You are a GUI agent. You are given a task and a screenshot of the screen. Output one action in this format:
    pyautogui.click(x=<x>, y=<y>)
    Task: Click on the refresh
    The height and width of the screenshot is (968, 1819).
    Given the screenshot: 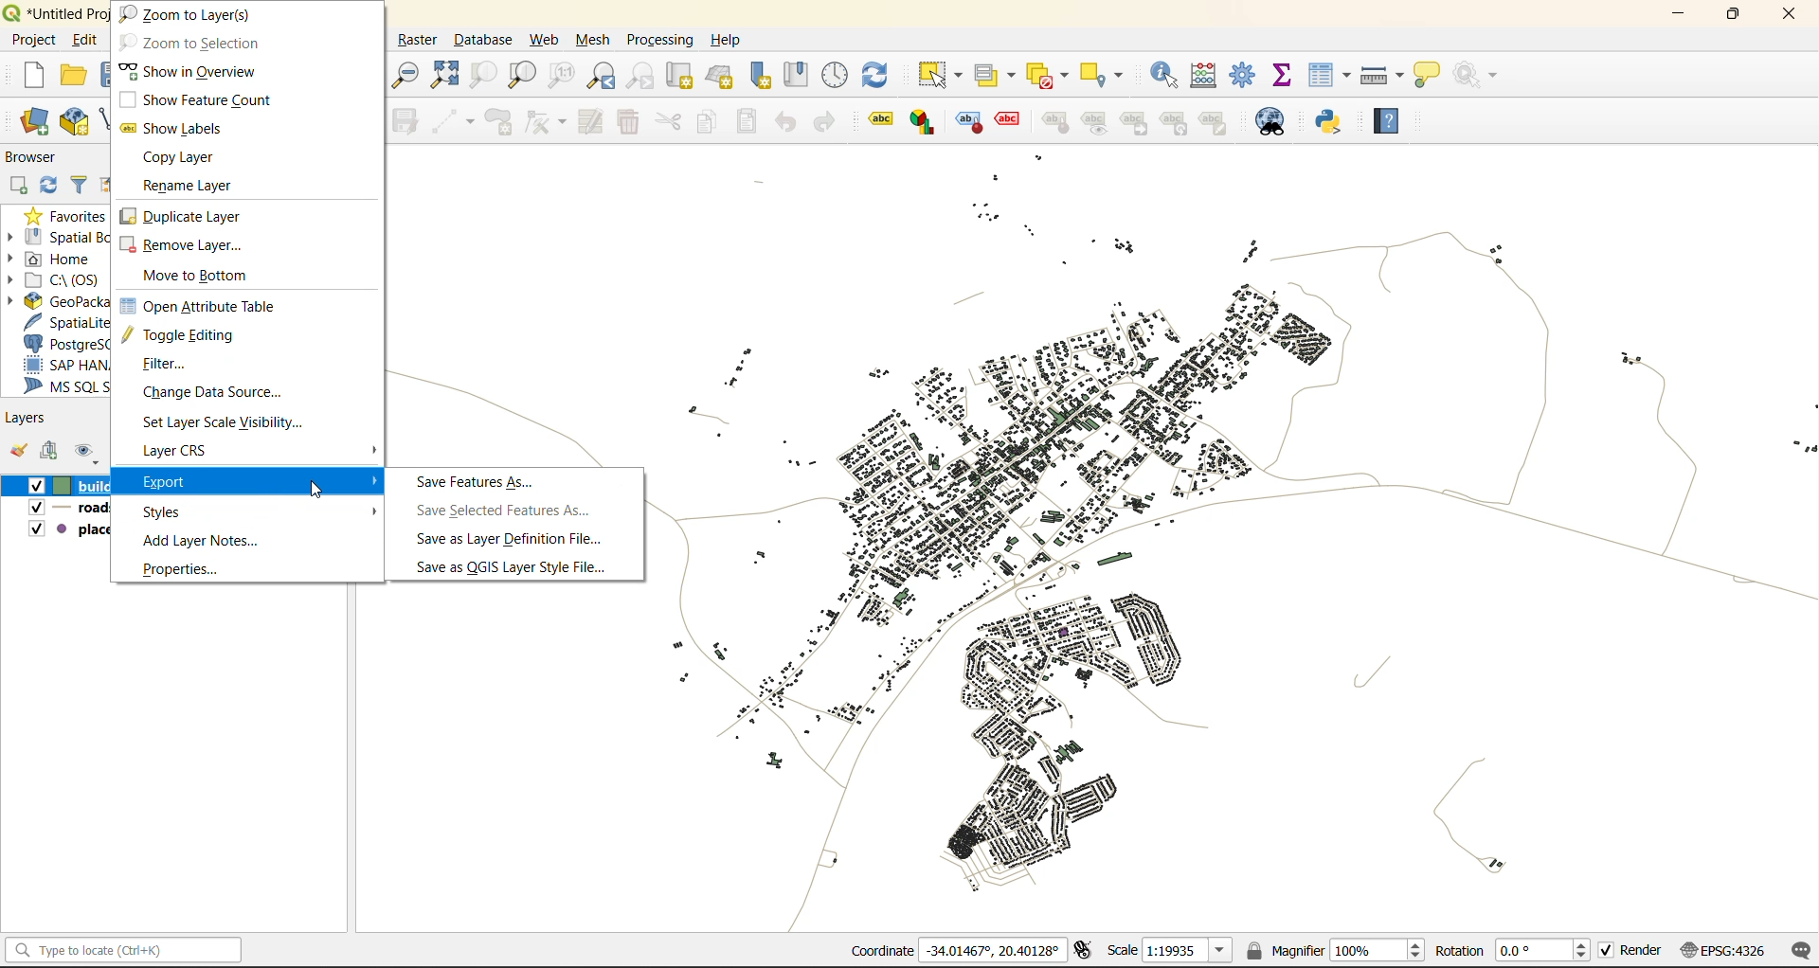 What is the action you would take?
    pyautogui.click(x=879, y=74)
    